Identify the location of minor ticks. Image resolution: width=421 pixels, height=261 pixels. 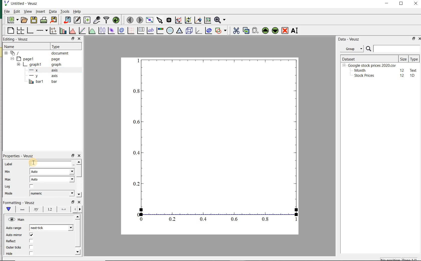
(77, 209).